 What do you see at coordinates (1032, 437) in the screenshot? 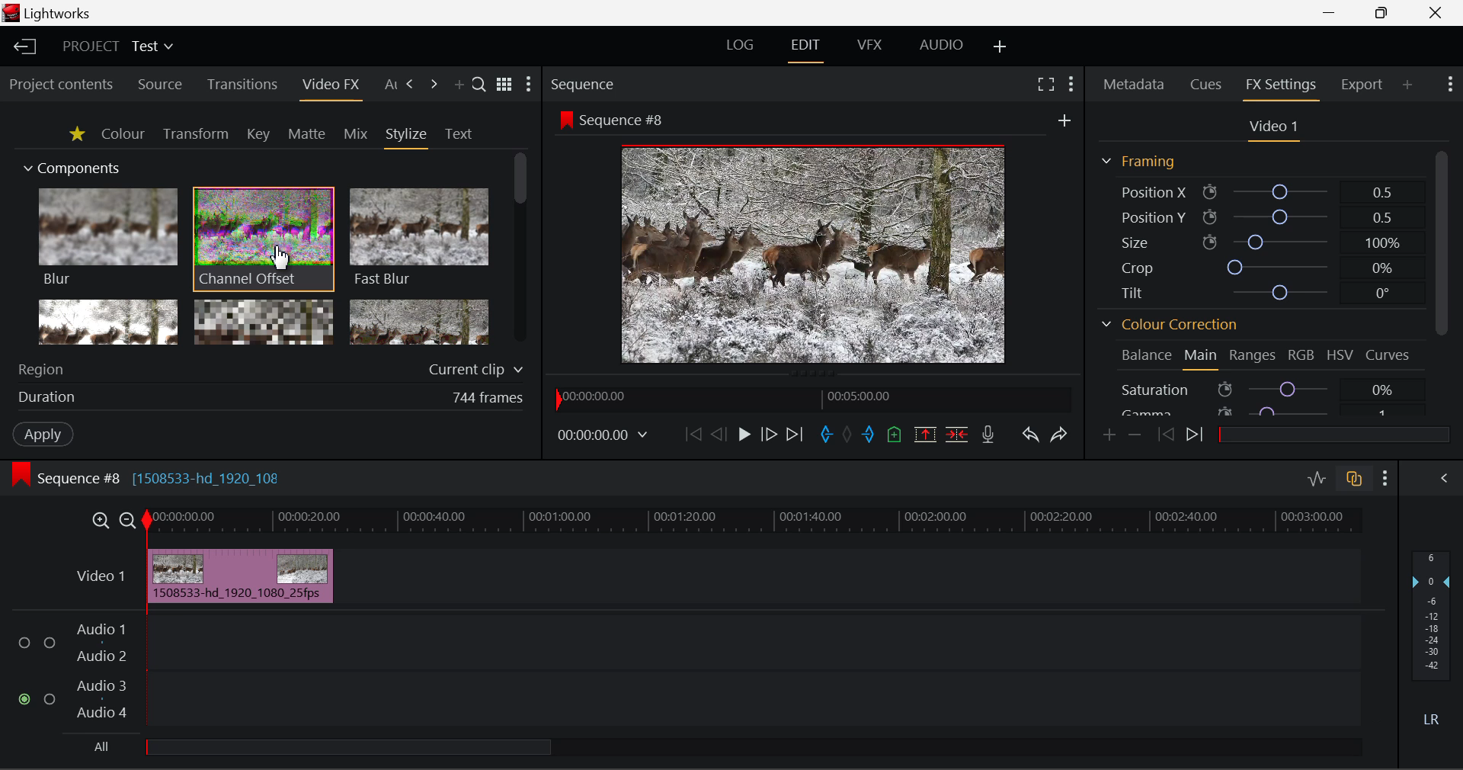
I see `Undo` at bounding box center [1032, 437].